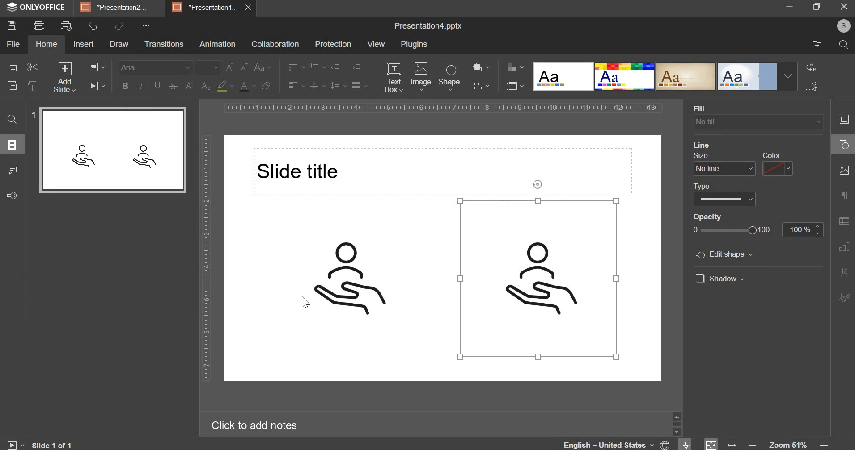 The image size is (855, 450). What do you see at coordinates (35, 7) in the screenshot?
I see `onlyoffice` at bounding box center [35, 7].